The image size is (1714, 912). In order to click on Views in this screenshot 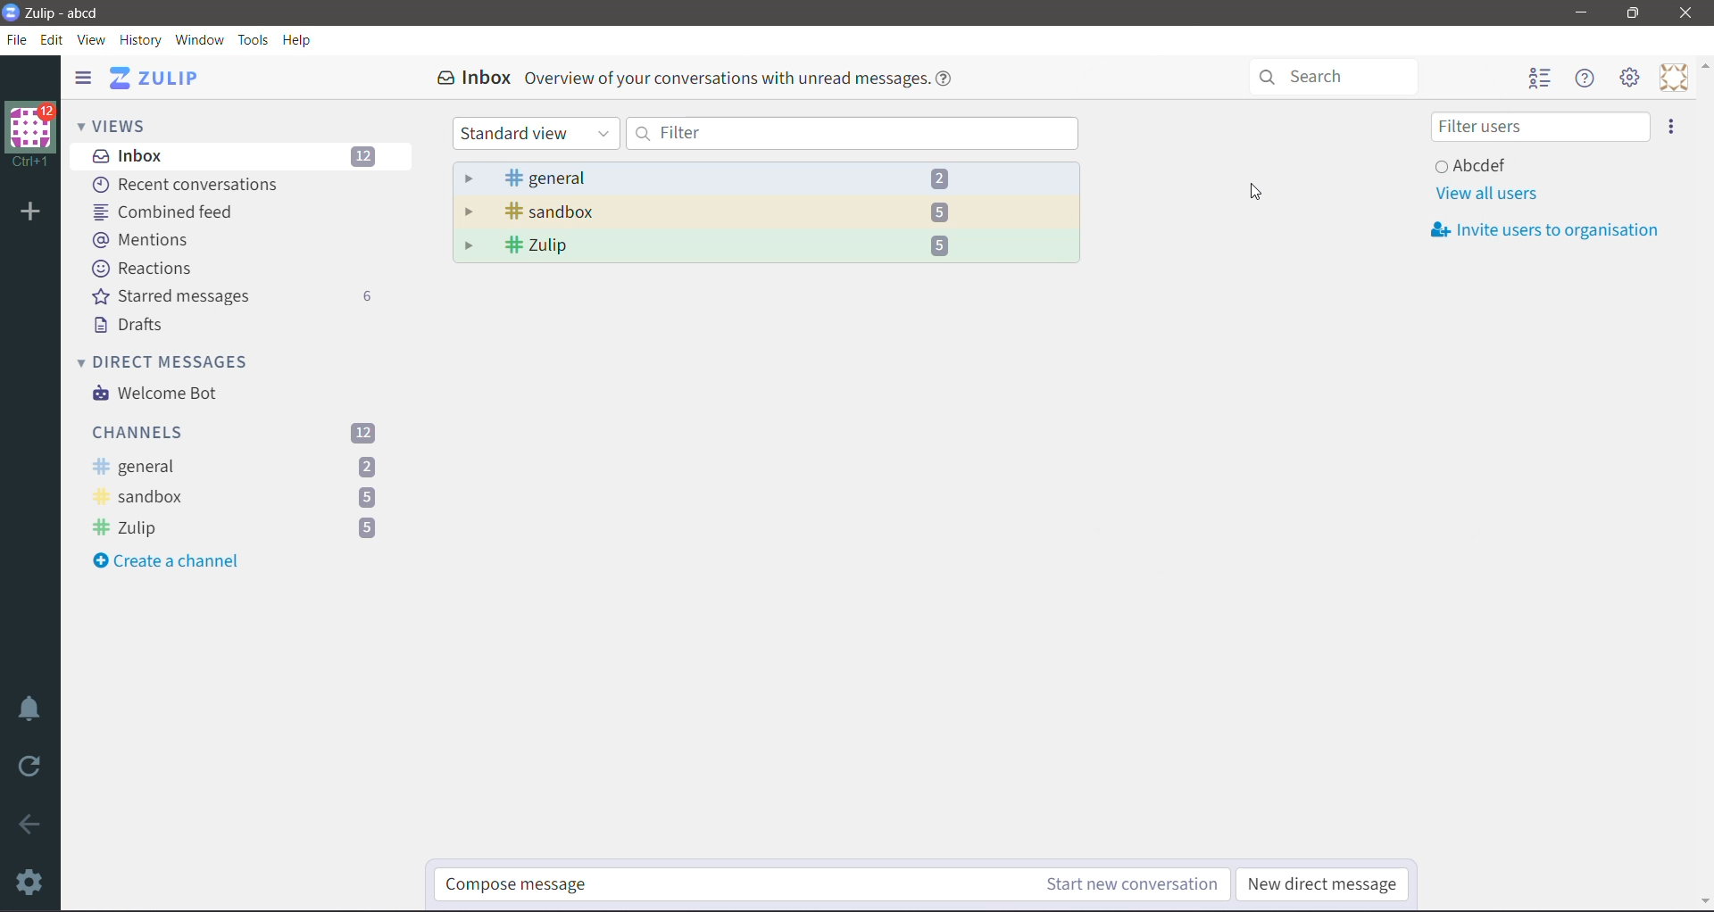, I will do `click(119, 125)`.